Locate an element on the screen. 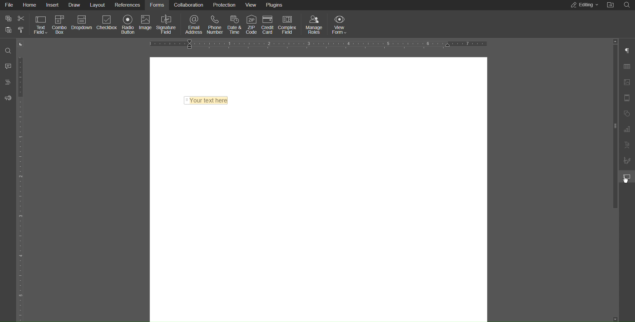 The height and width of the screenshot is (322, 635). Phone Number is located at coordinates (216, 26).